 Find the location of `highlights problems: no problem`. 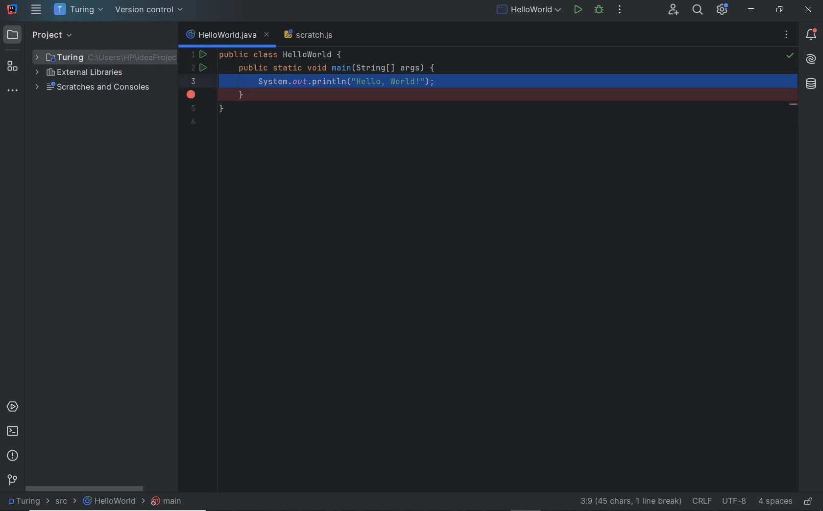

highlights problems: no problem is located at coordinates (790, 56).